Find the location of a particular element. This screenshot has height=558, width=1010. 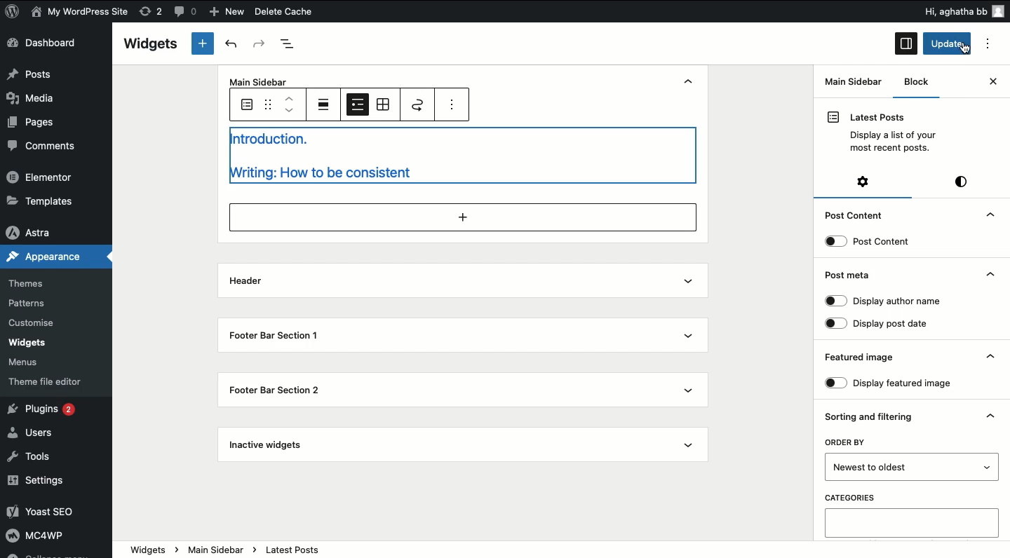

MC4wp is located at coordinates (45, 538).